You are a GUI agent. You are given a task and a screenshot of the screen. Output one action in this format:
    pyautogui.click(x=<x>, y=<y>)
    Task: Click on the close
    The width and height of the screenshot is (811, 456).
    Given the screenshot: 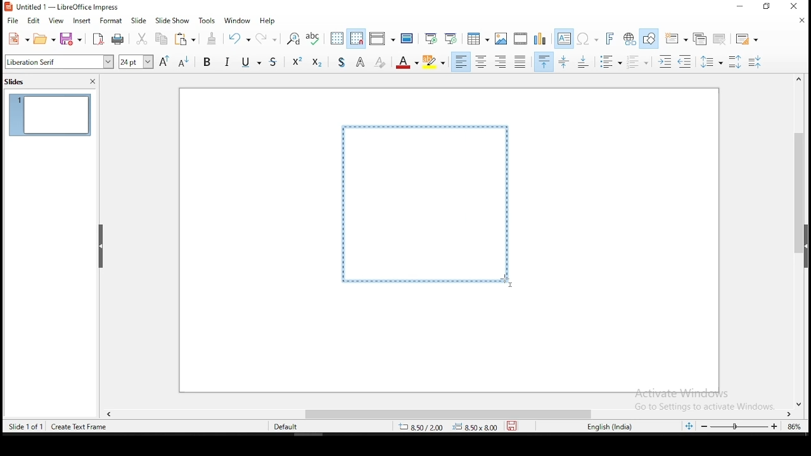 What is the action you would take?
    pyautogui.click(x=798, y=22)
    